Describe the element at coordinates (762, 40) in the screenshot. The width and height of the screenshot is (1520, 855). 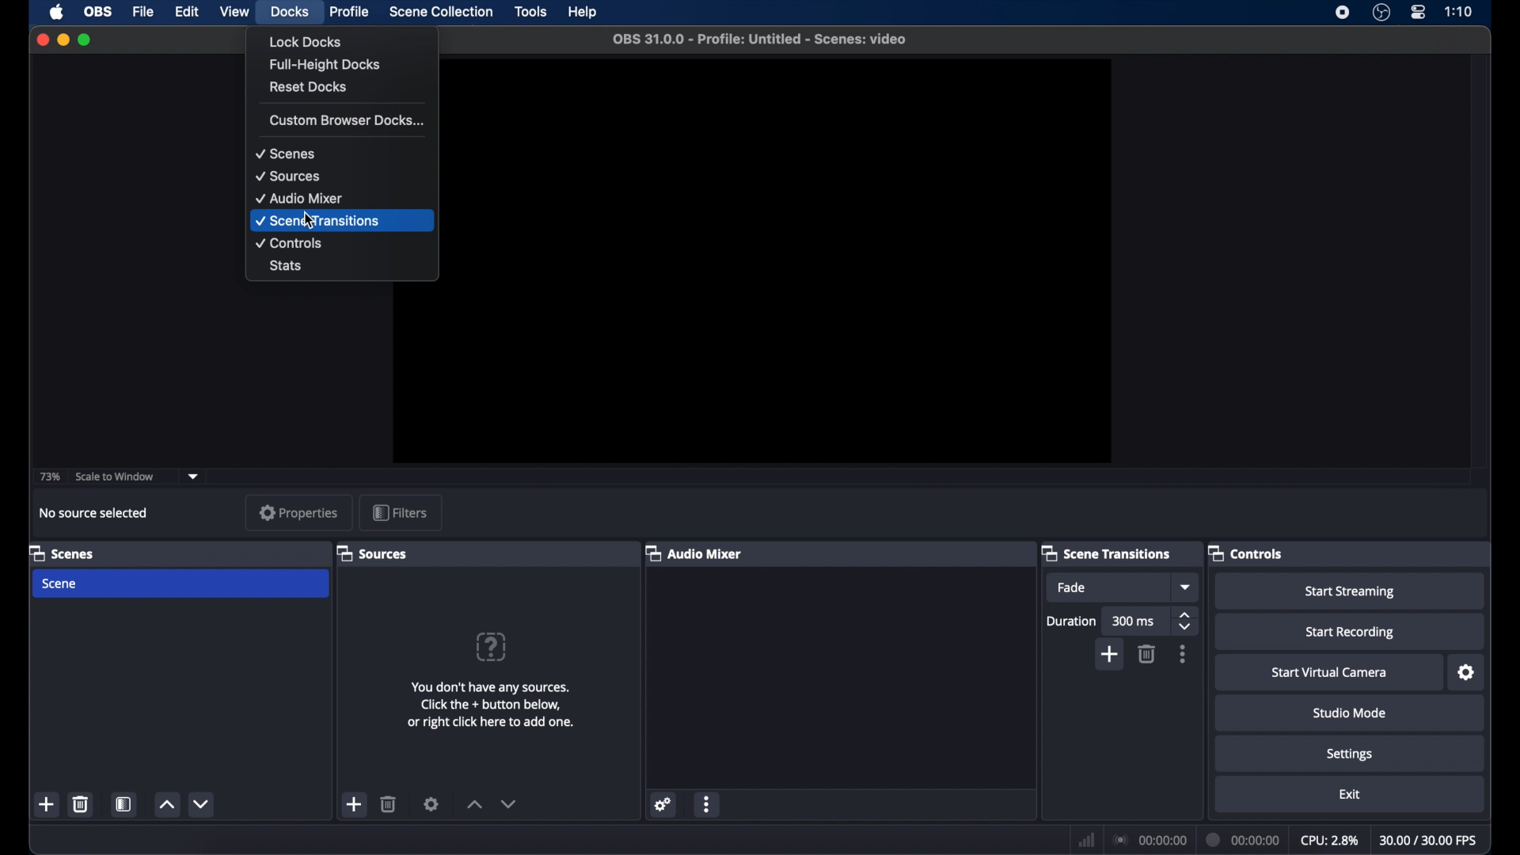
I see `file name` at that location.